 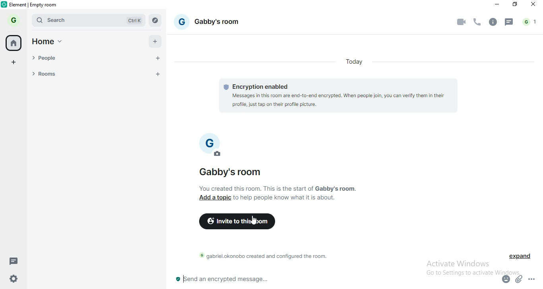 What do you see at coordinates (270, 256) in the screenshot?
I see `text 2` at bounding box center [270, 256].